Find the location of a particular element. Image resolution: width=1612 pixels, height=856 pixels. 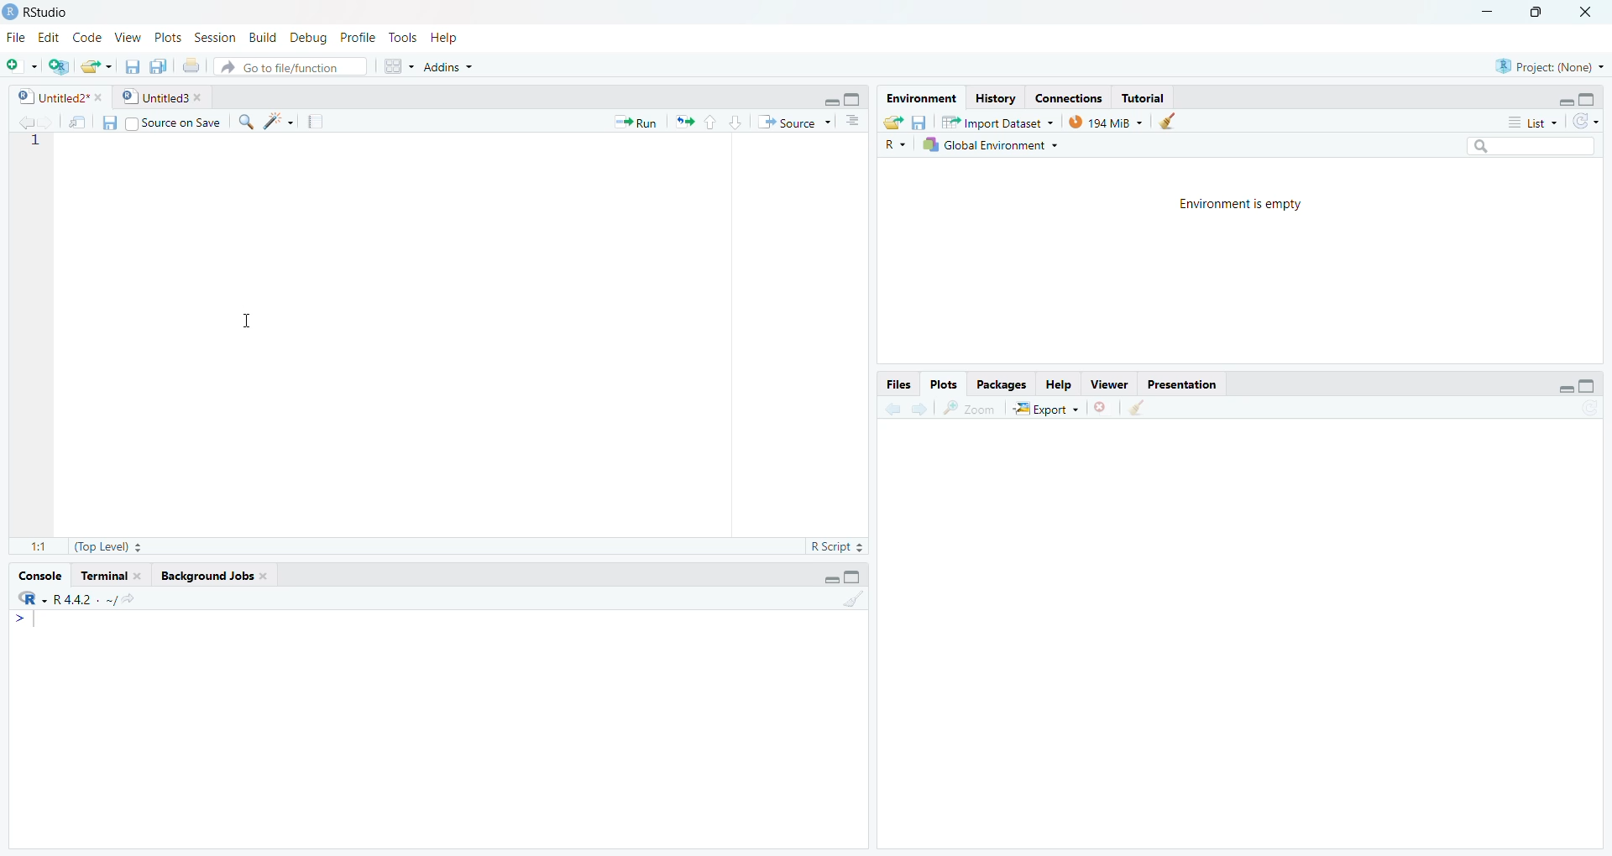

Maximize is located at coordinates (1591, 98).